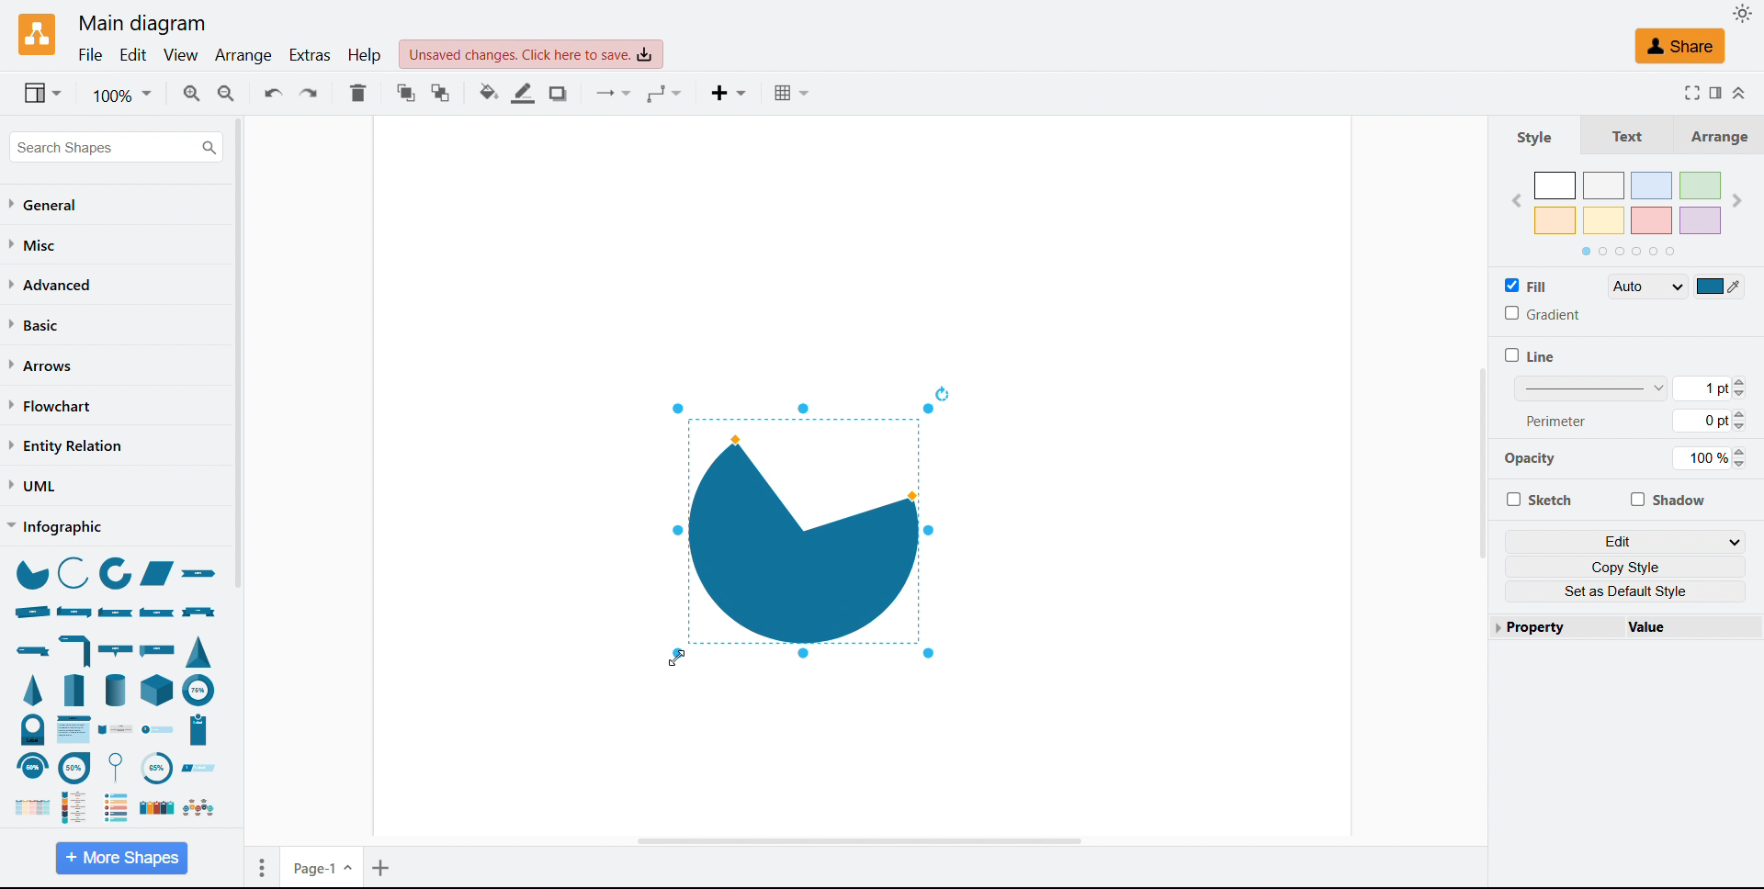  What do you see at coordinates (1744, 13) in the screenshot?
I see `Toggle theme ` at bounding box center [1744, 13].